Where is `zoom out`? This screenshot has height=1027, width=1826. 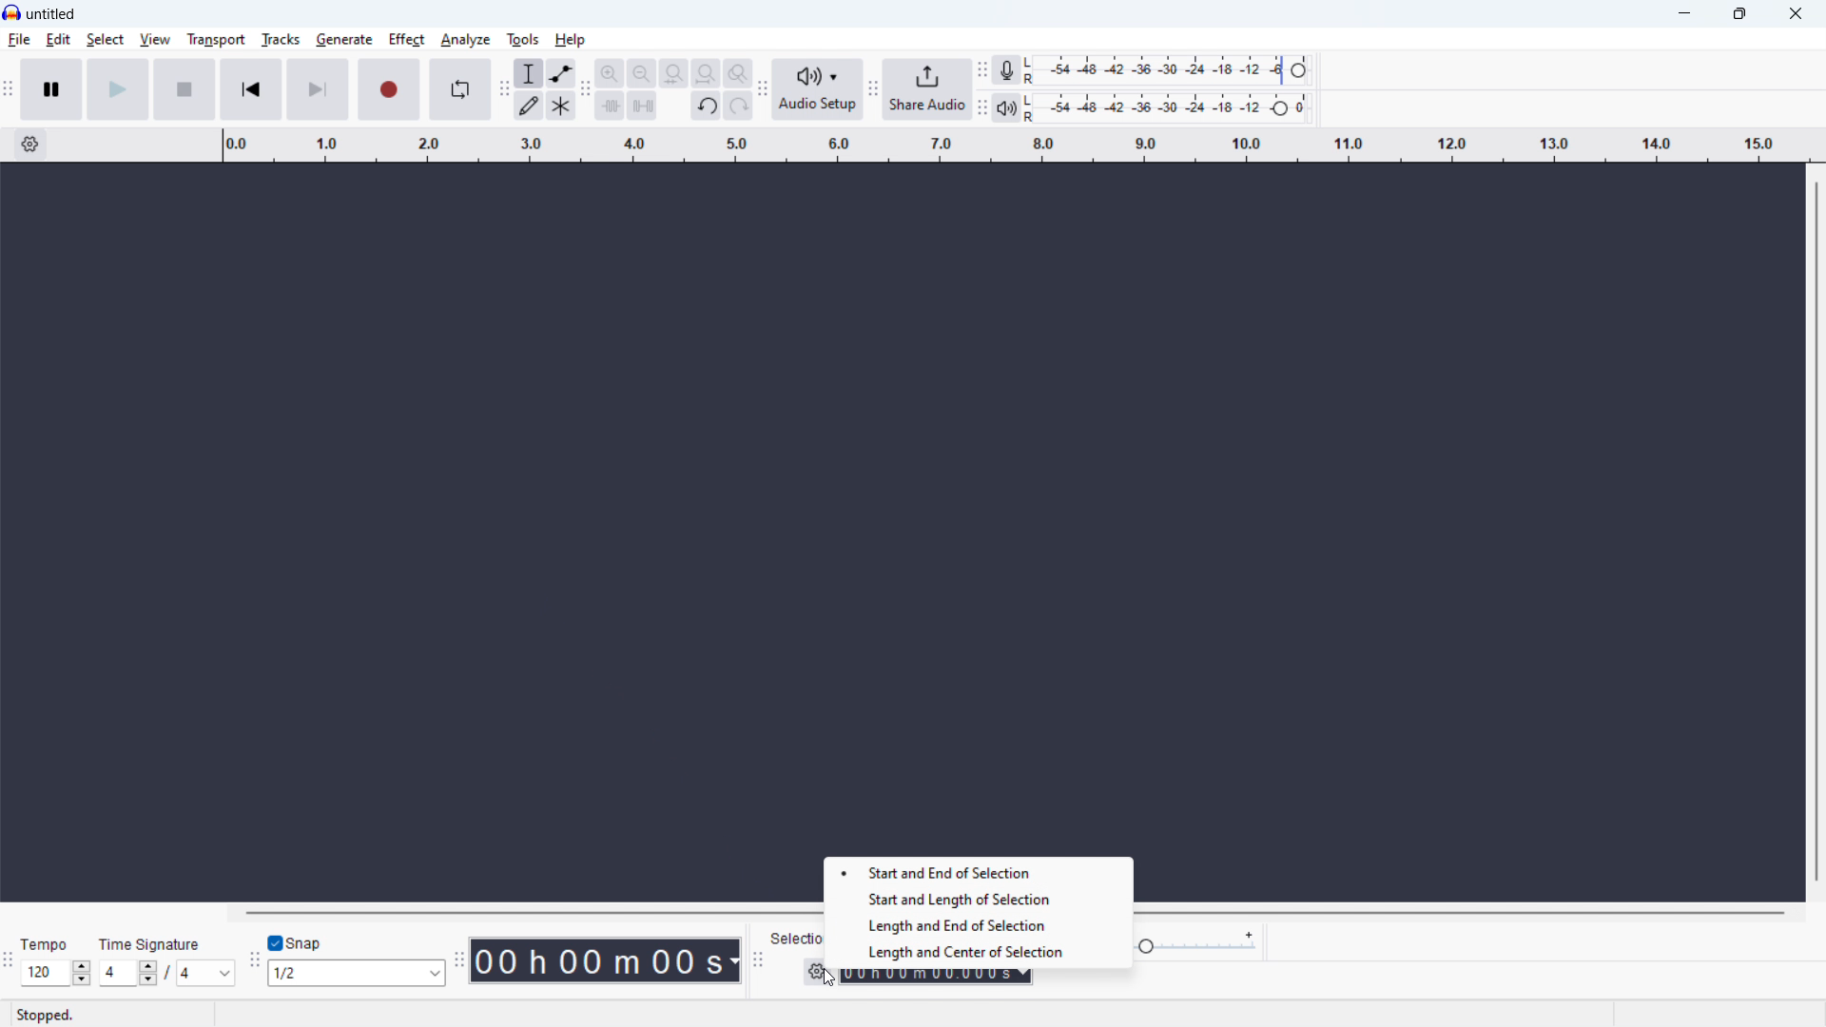 zoom out is located at coordinates (643, 73).